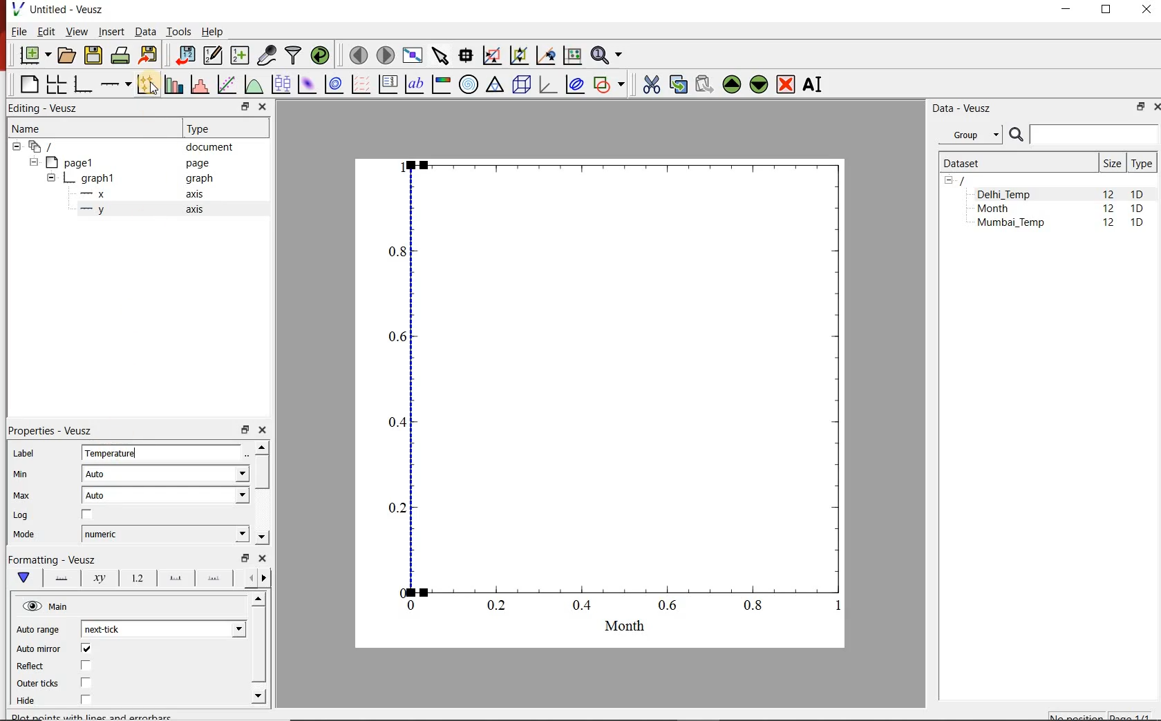 The height and width of the screenshot is (721, 1161). What do you see at coordinates (87, 515) in the screenshot?
I see `check/uncheck` at bounding box center [87, 515].